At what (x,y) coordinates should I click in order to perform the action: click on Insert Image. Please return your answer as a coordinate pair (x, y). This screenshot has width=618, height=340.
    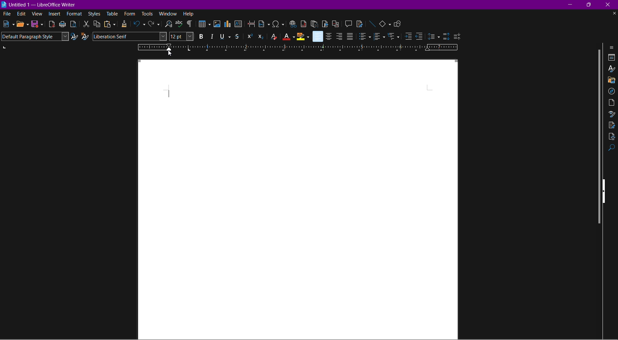
    Looking at the image, I should click on (217, 24).